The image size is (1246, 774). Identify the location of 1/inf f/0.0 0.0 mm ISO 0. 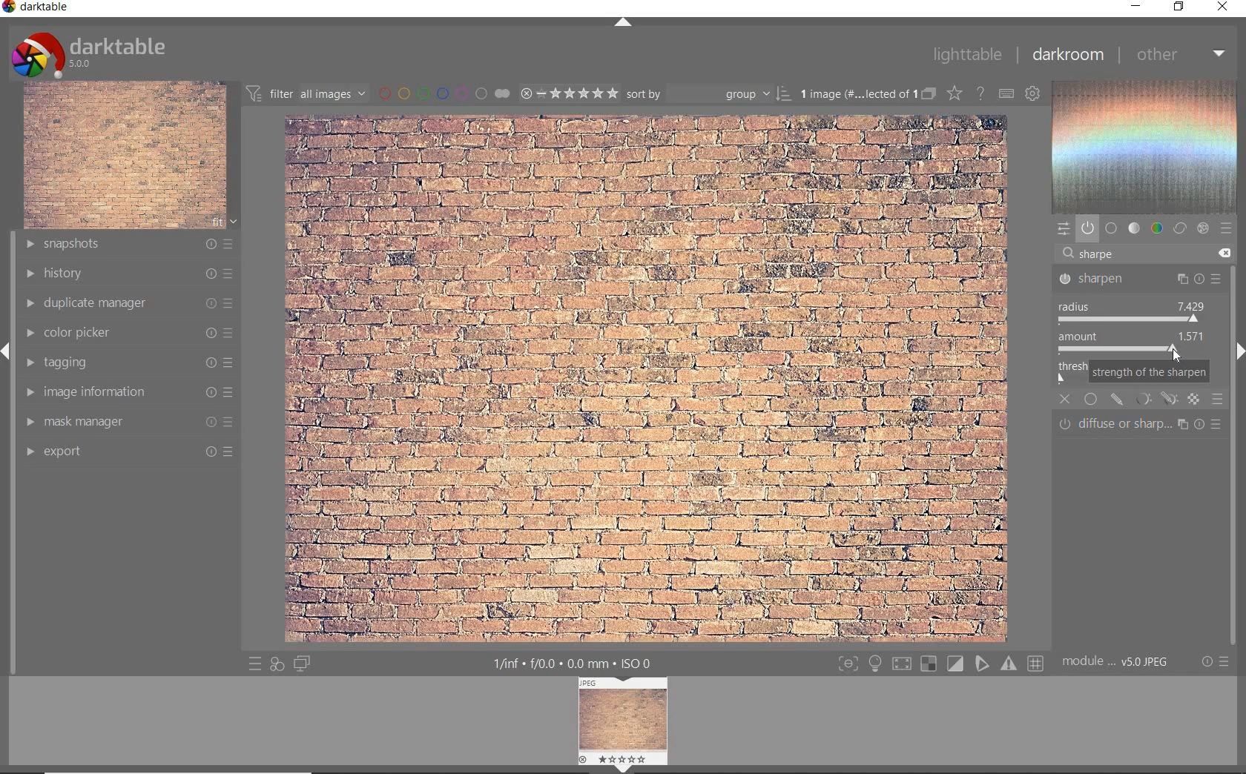
(573, 663).